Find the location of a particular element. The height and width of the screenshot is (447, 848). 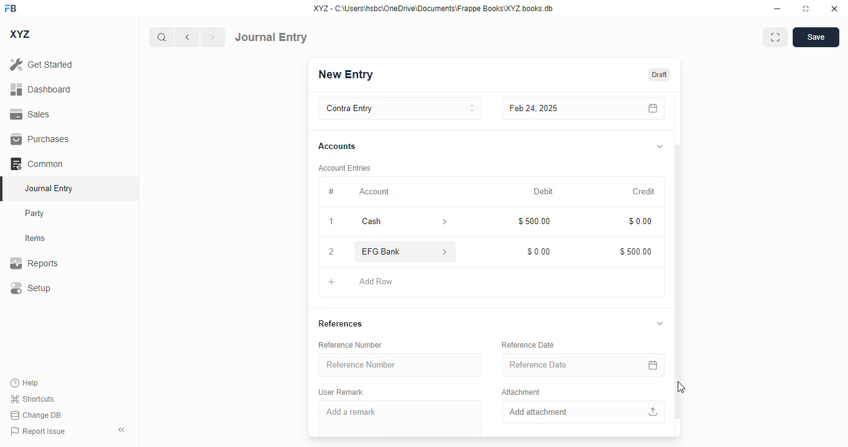

reports is located at coordinates (34, 263).